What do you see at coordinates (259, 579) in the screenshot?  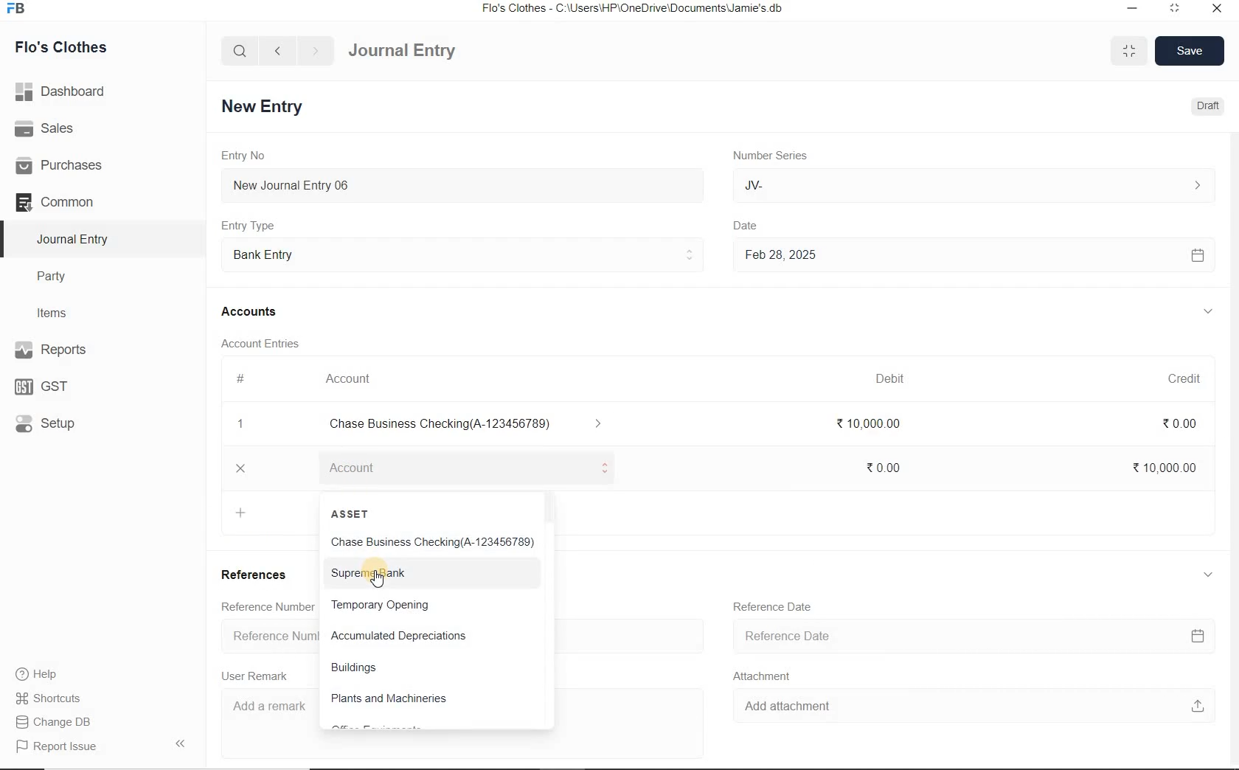 I see `References` at bounding box center [259, 579].